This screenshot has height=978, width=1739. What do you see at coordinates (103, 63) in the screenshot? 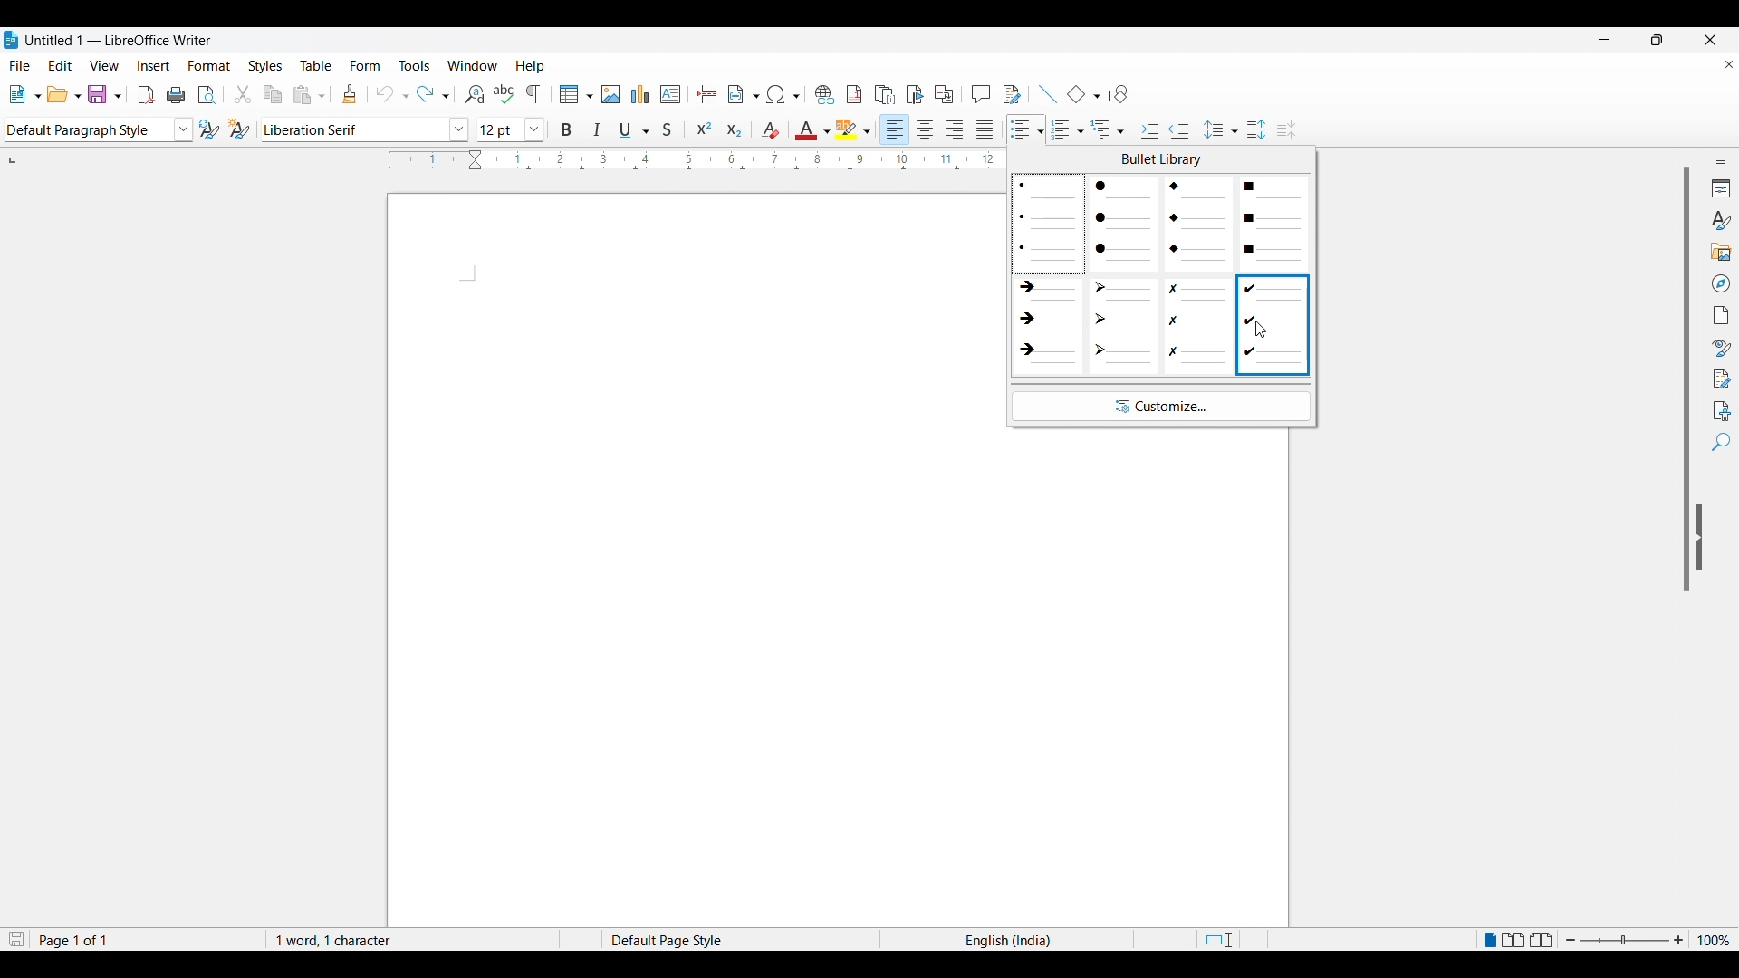
I see `View` at bounding box center [103, 63].